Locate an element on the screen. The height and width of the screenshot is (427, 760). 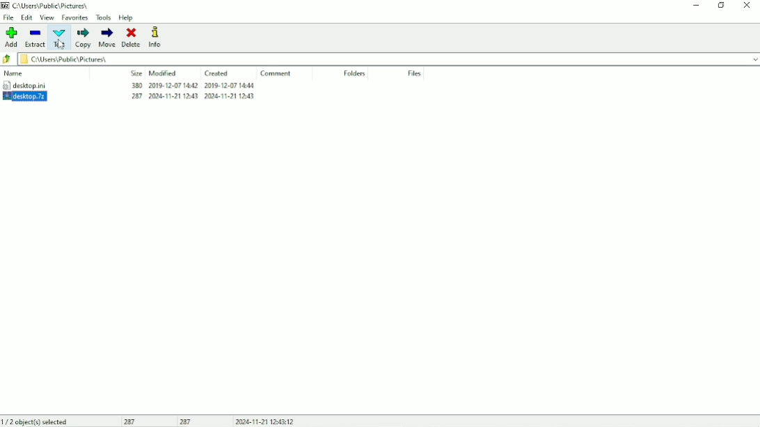
Help is located at coordinates (127, 17).